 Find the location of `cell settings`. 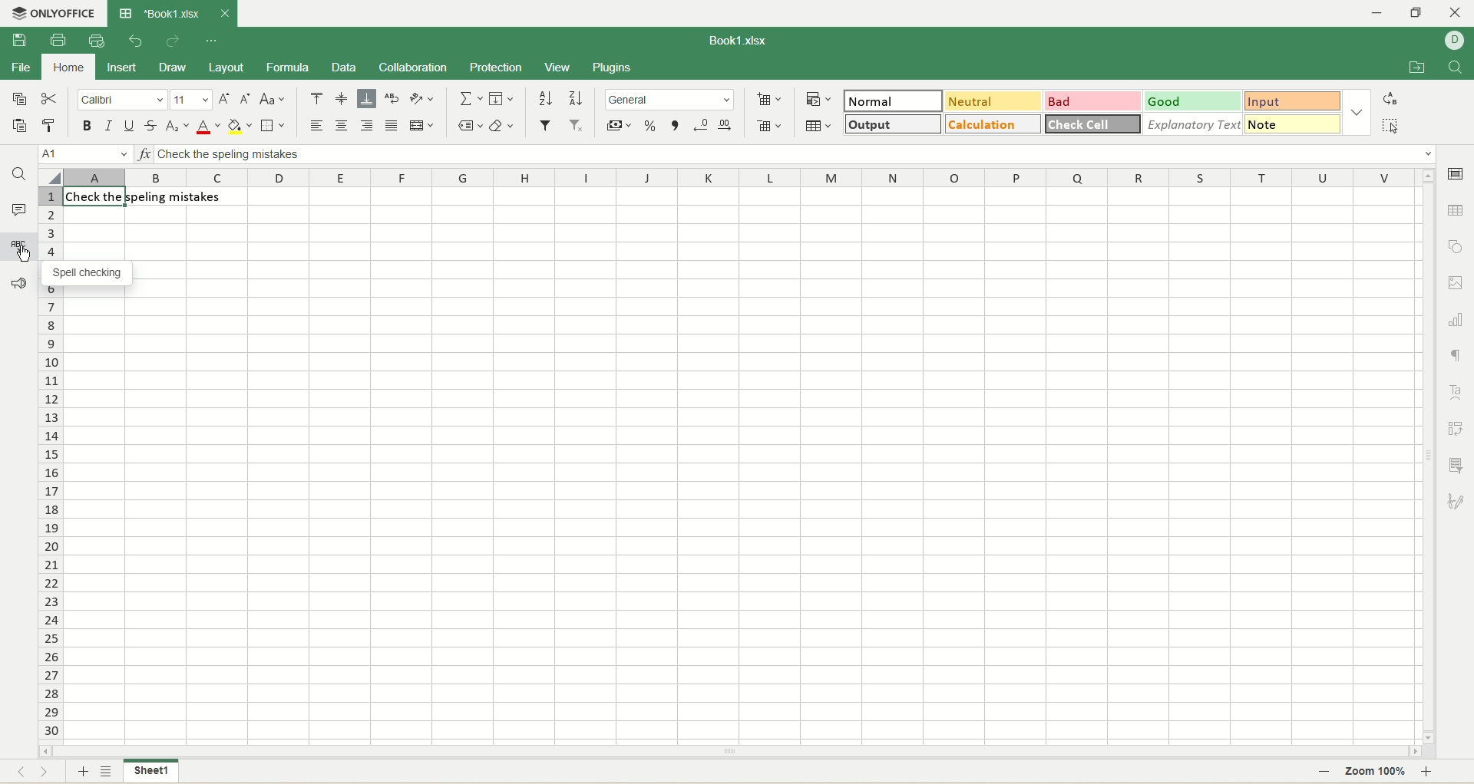

cell settings is located at coordinates (1457, 174).